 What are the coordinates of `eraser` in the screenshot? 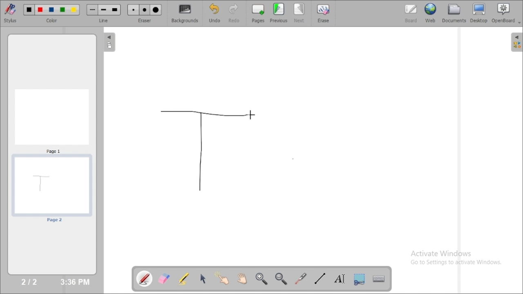 It's located at (145, 20).